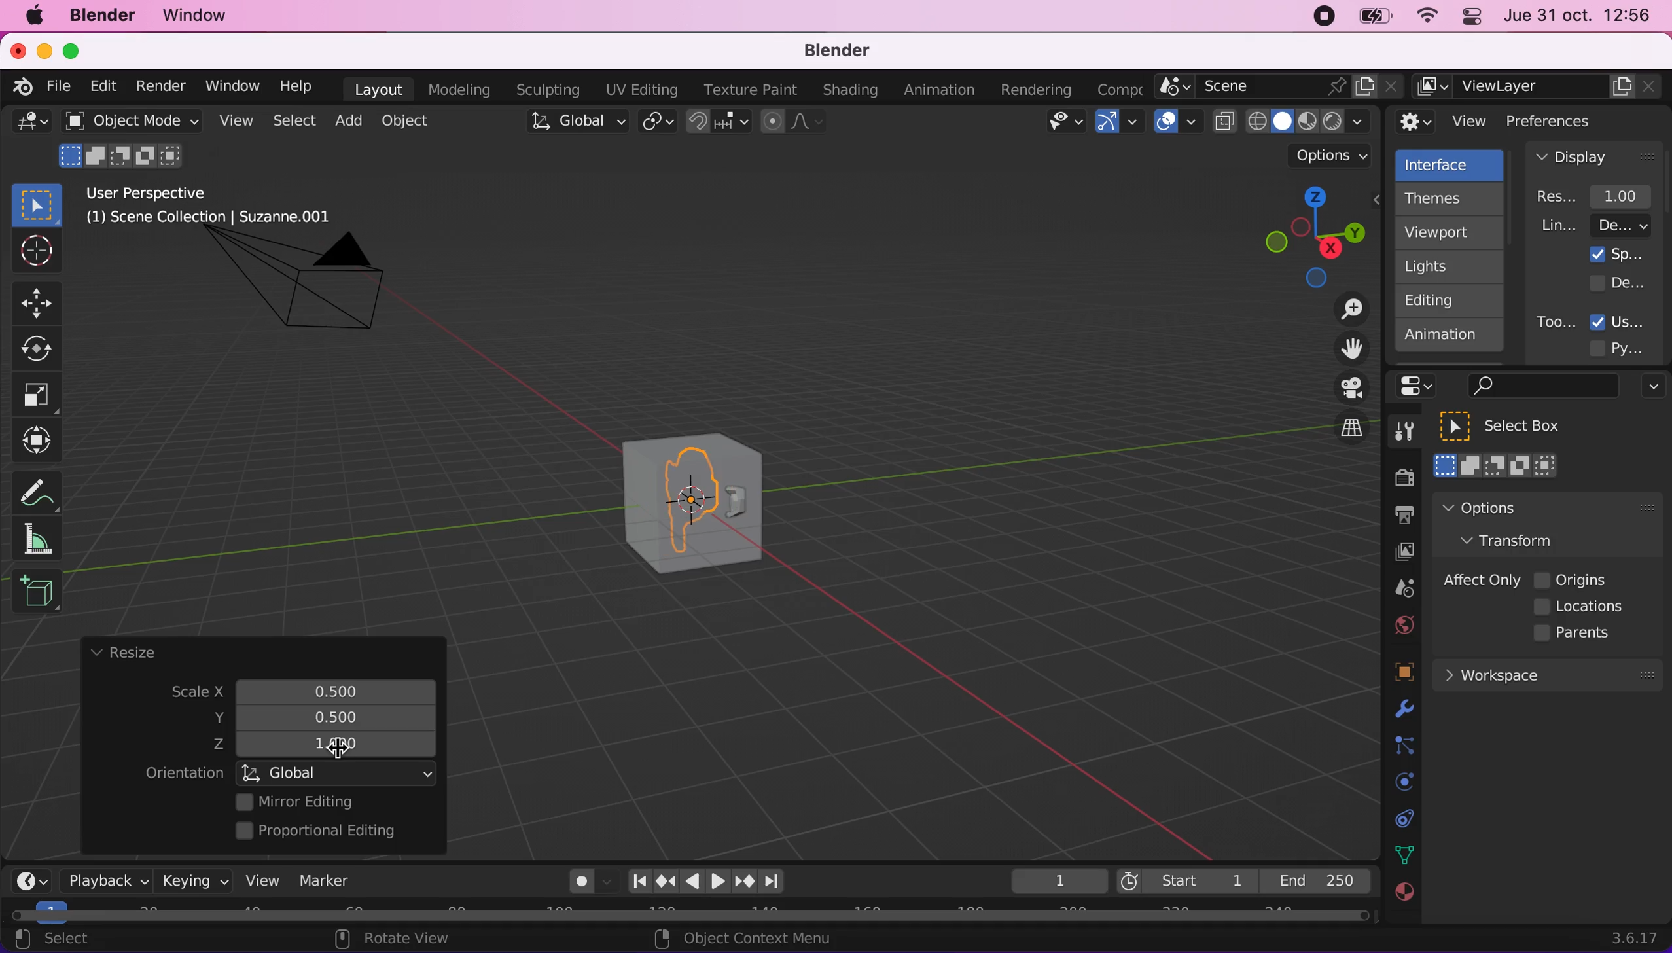 The image size is (1672, 953). Describe the element at coordinates (348, 717) in the screenshot. I see `resized scale y` at that location.